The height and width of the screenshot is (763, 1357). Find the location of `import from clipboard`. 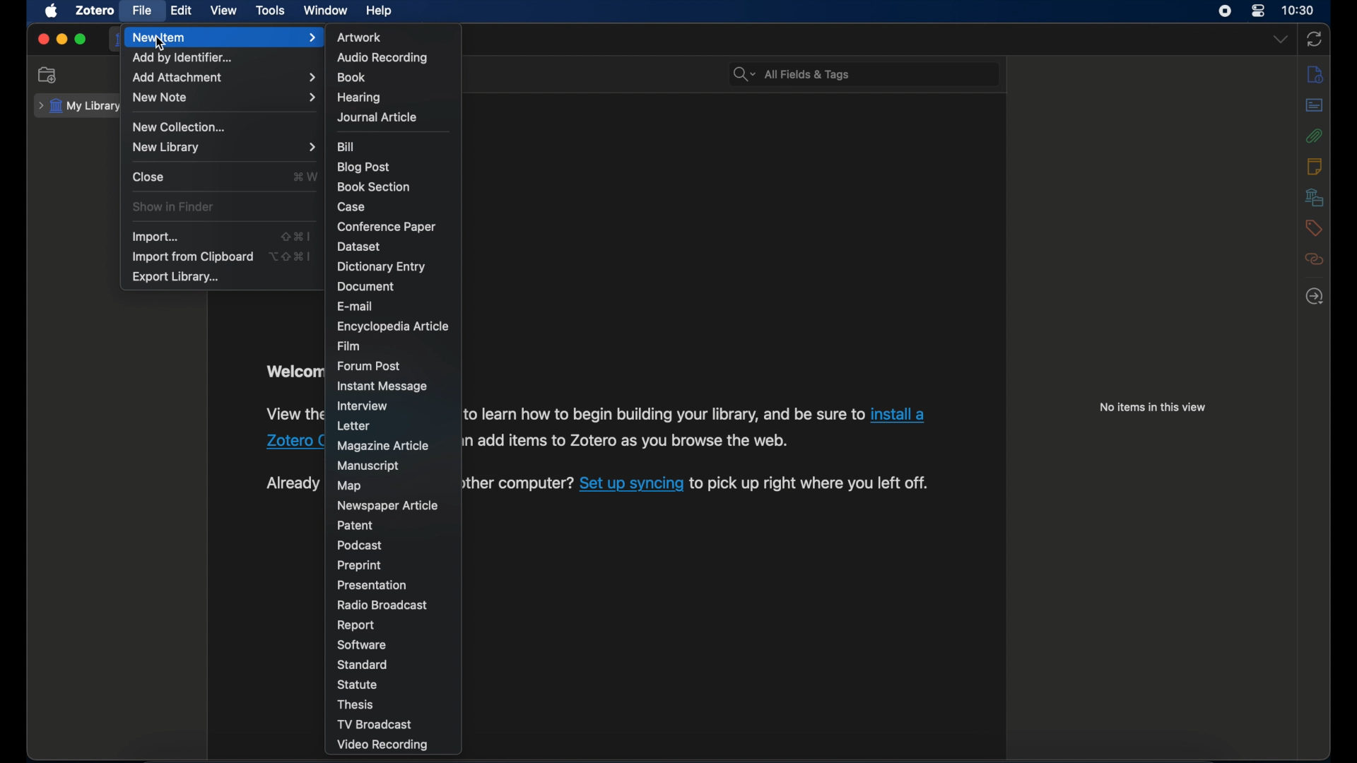

import from clipboard is located at coordinates (192, 256).